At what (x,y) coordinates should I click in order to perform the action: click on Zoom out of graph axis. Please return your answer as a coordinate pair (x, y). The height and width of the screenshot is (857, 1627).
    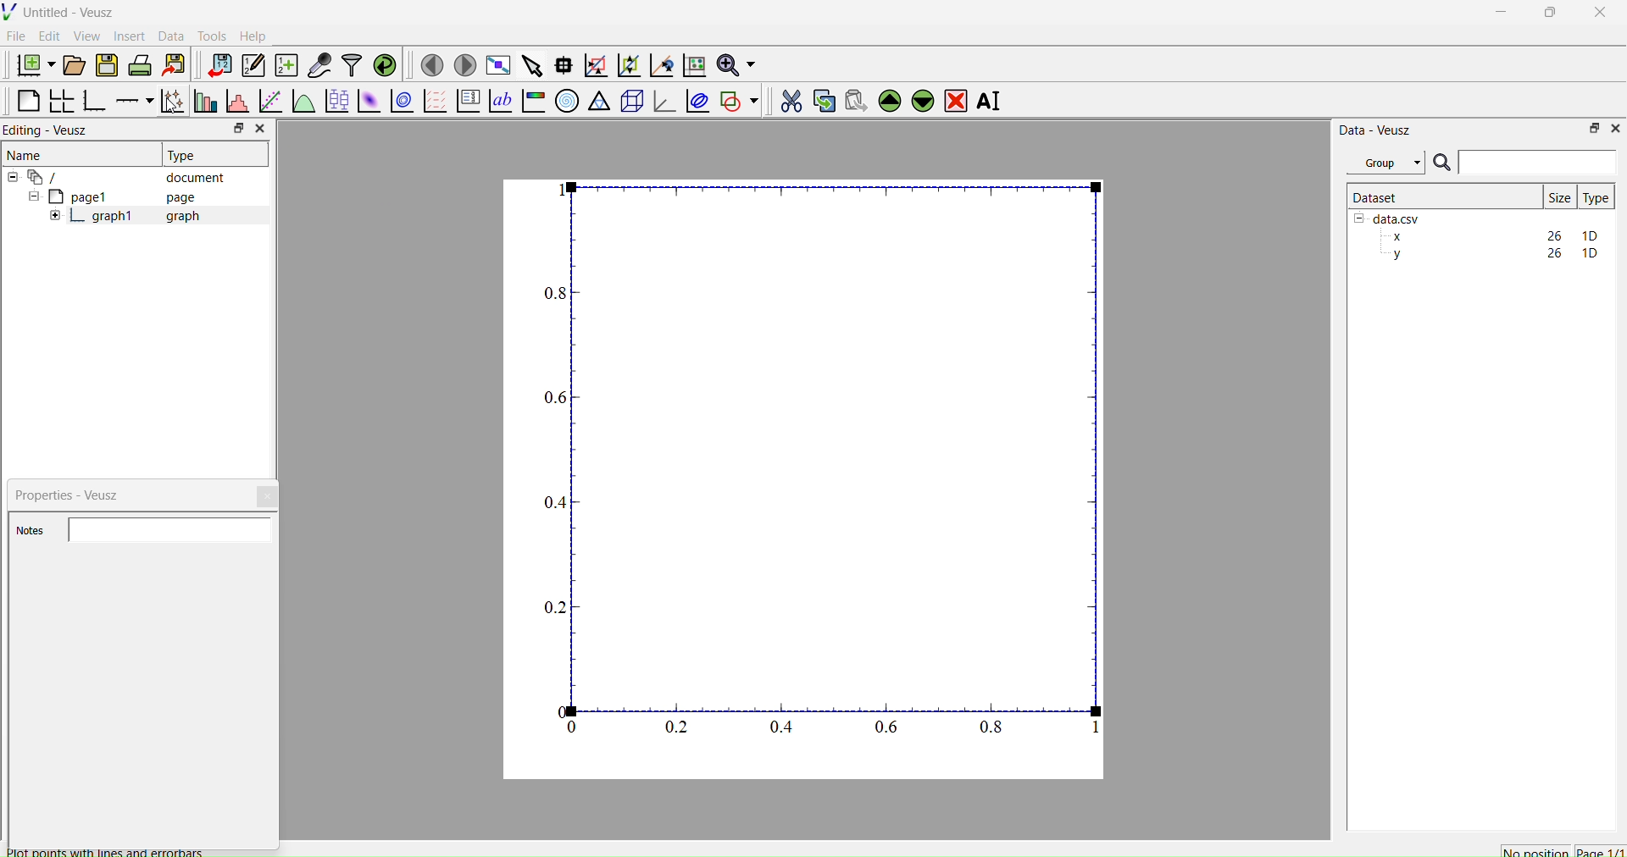
    Looking at the image, I should click on (627, 64).